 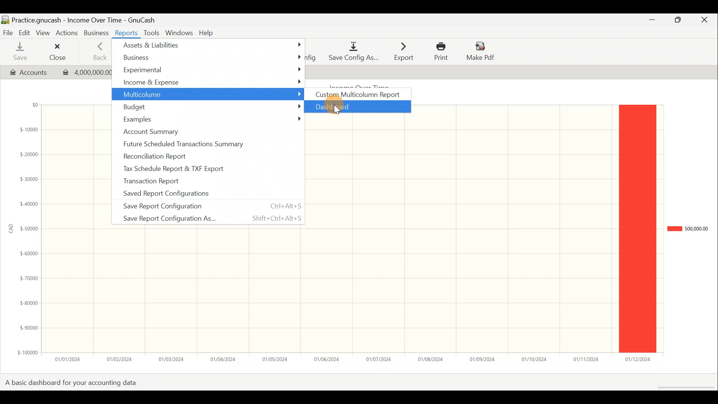 I want to click on Save report configuration, so click(x=207, y=206).